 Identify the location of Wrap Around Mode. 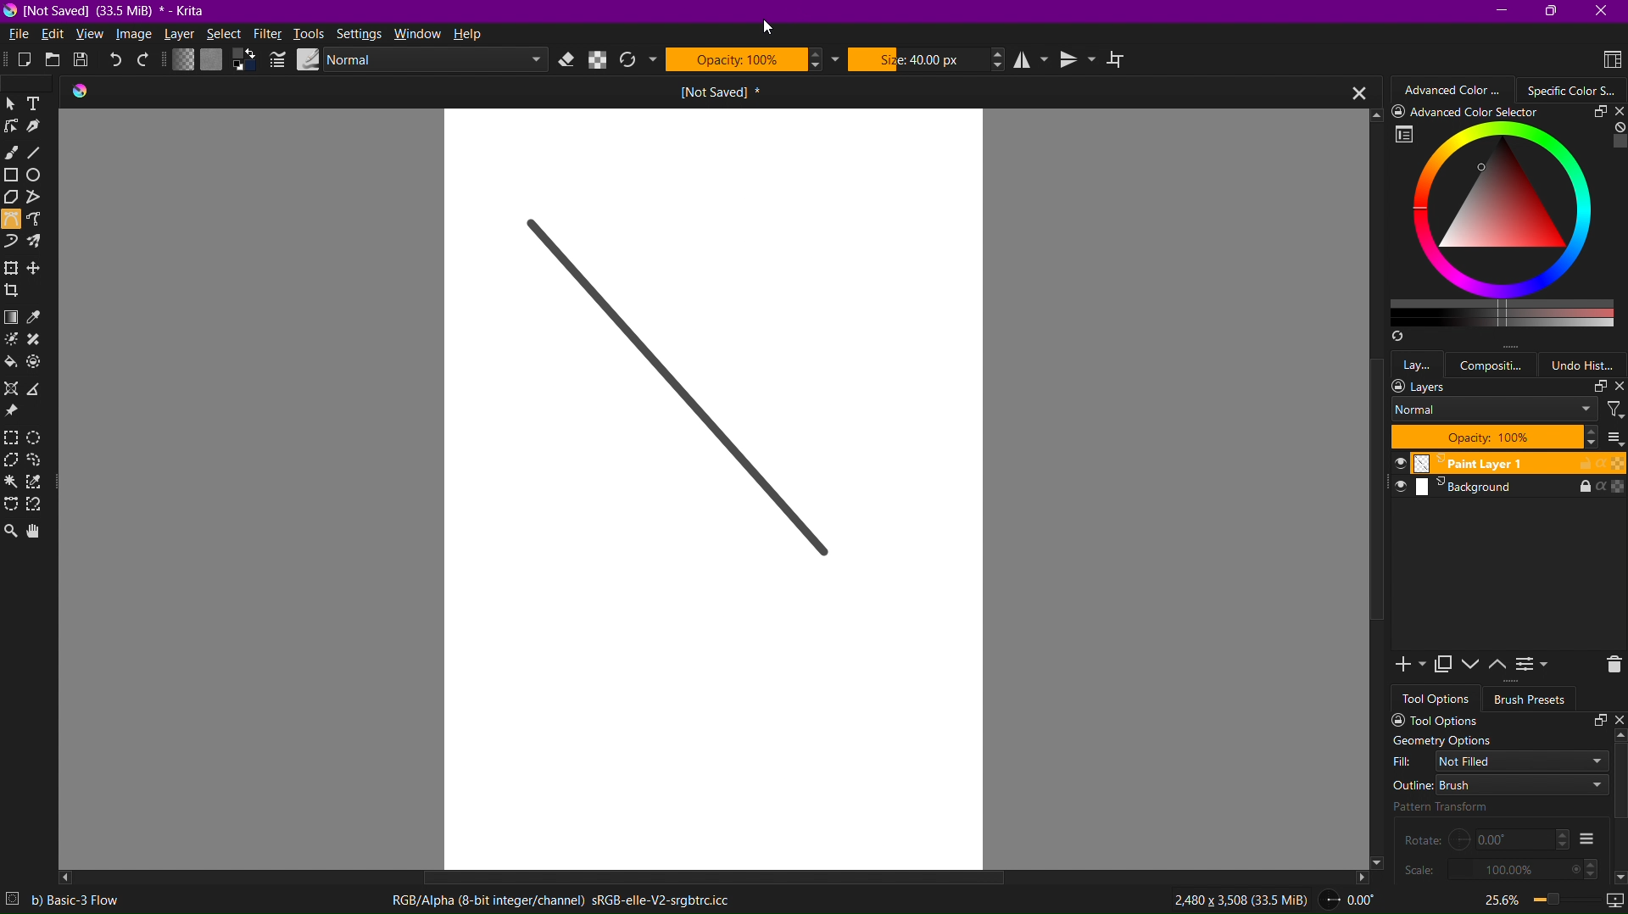
(1123, 61).